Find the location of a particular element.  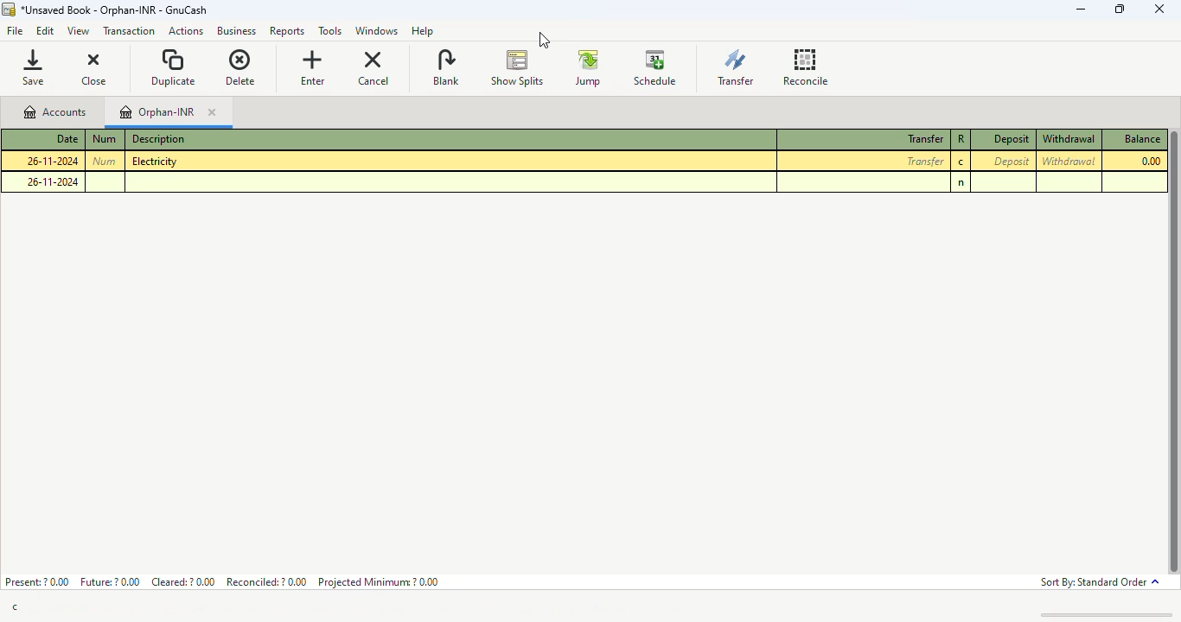

save is located at coordinates (37, 67).